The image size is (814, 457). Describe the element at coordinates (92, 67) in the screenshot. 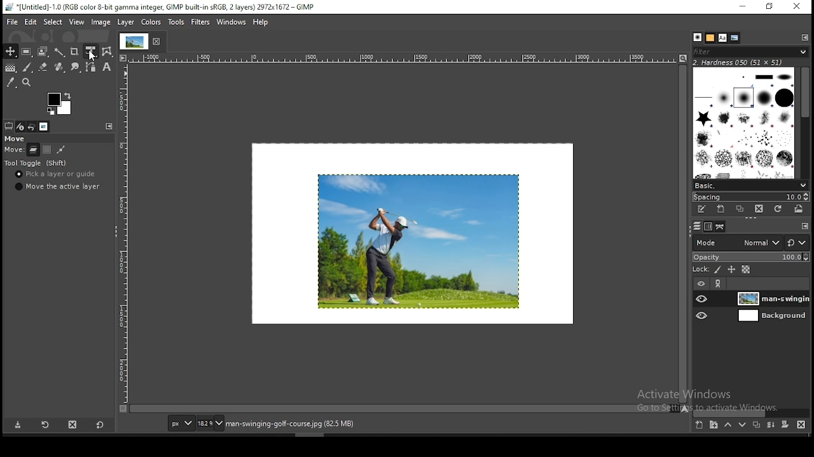

I see `paths tool` at that location.